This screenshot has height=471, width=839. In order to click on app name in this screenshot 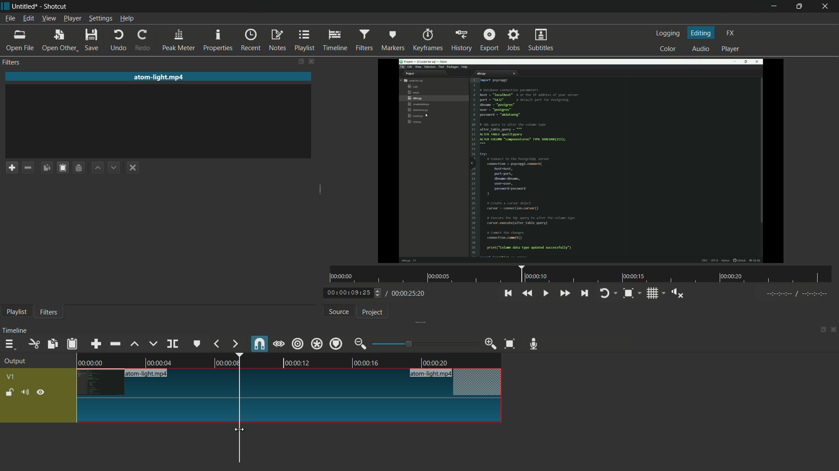, I will do `click(56, 7)`.